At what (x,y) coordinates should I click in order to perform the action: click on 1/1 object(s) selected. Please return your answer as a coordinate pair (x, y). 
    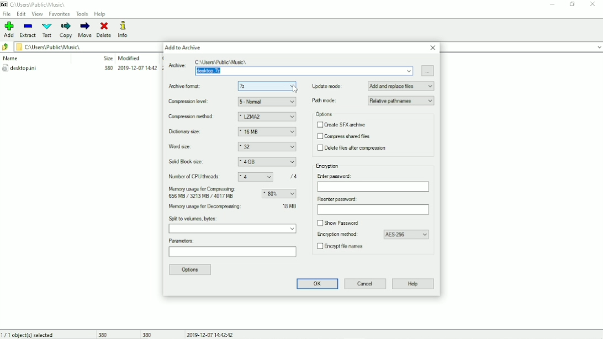
    Looking at the image, I should click on (30, 334).